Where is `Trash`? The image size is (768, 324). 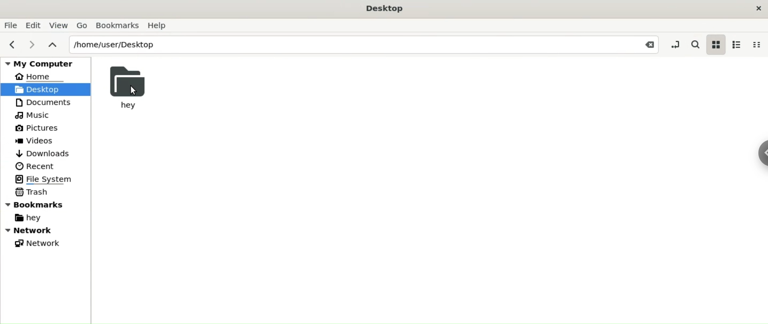
Trash is located at coordinates (33, 192).